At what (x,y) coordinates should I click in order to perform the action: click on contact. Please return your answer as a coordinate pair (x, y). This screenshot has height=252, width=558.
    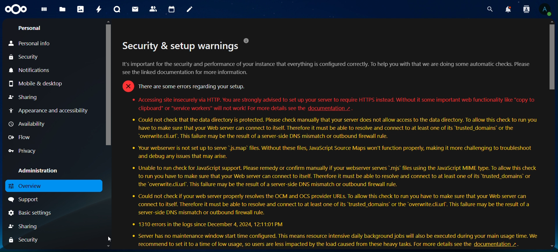
    Looking at the image, I should click on (154, 9).